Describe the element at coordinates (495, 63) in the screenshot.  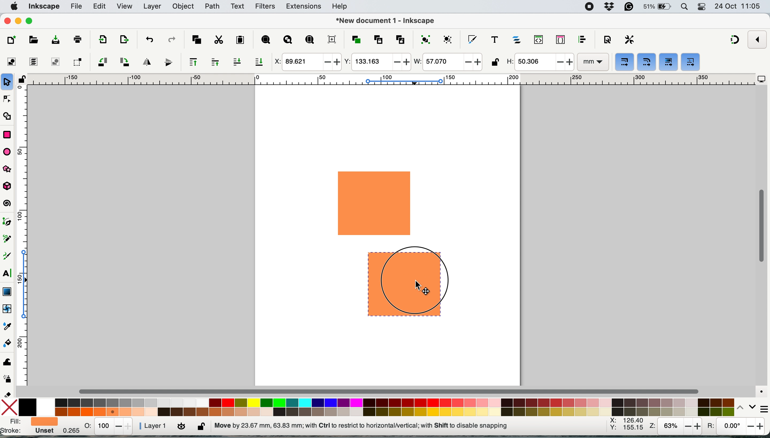
I see `lock unlock` at that location.